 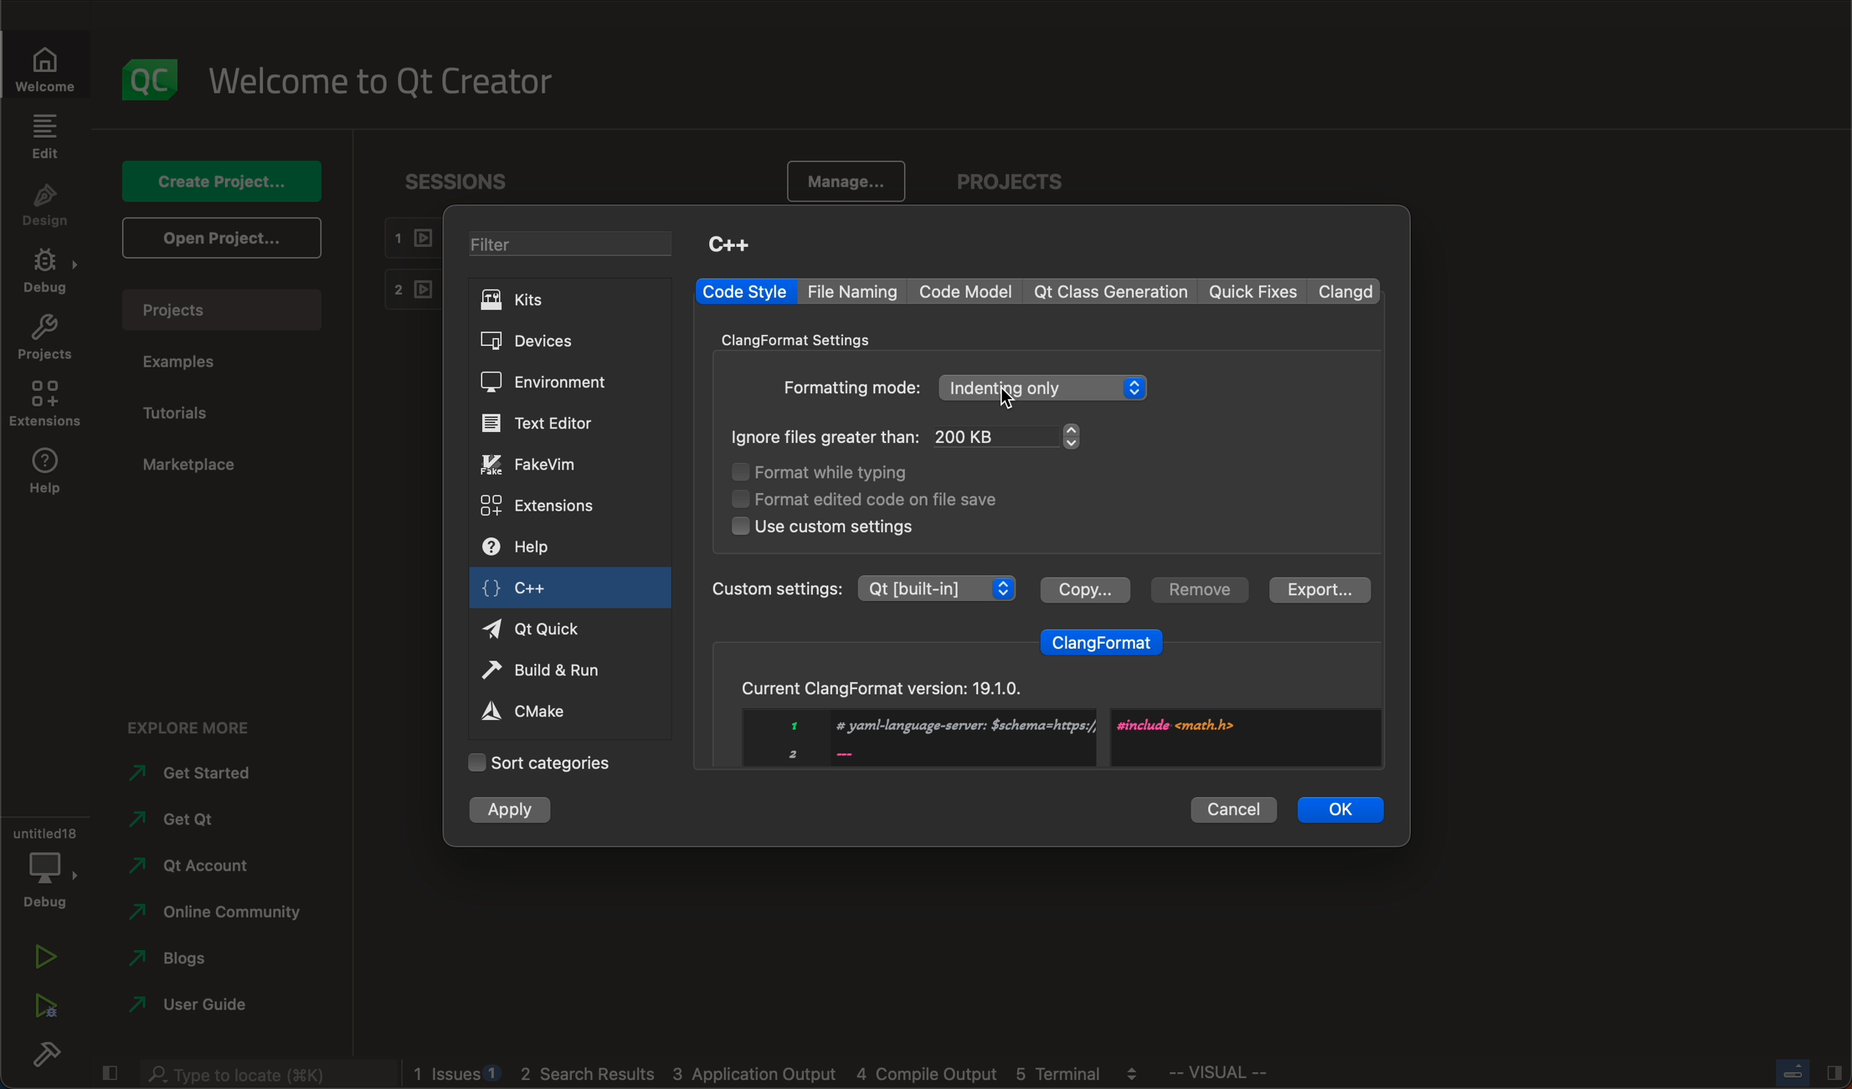 What do you see at coordinates (968, 291) in the screenshot?
I see `code` at bounding box center [968, 291].